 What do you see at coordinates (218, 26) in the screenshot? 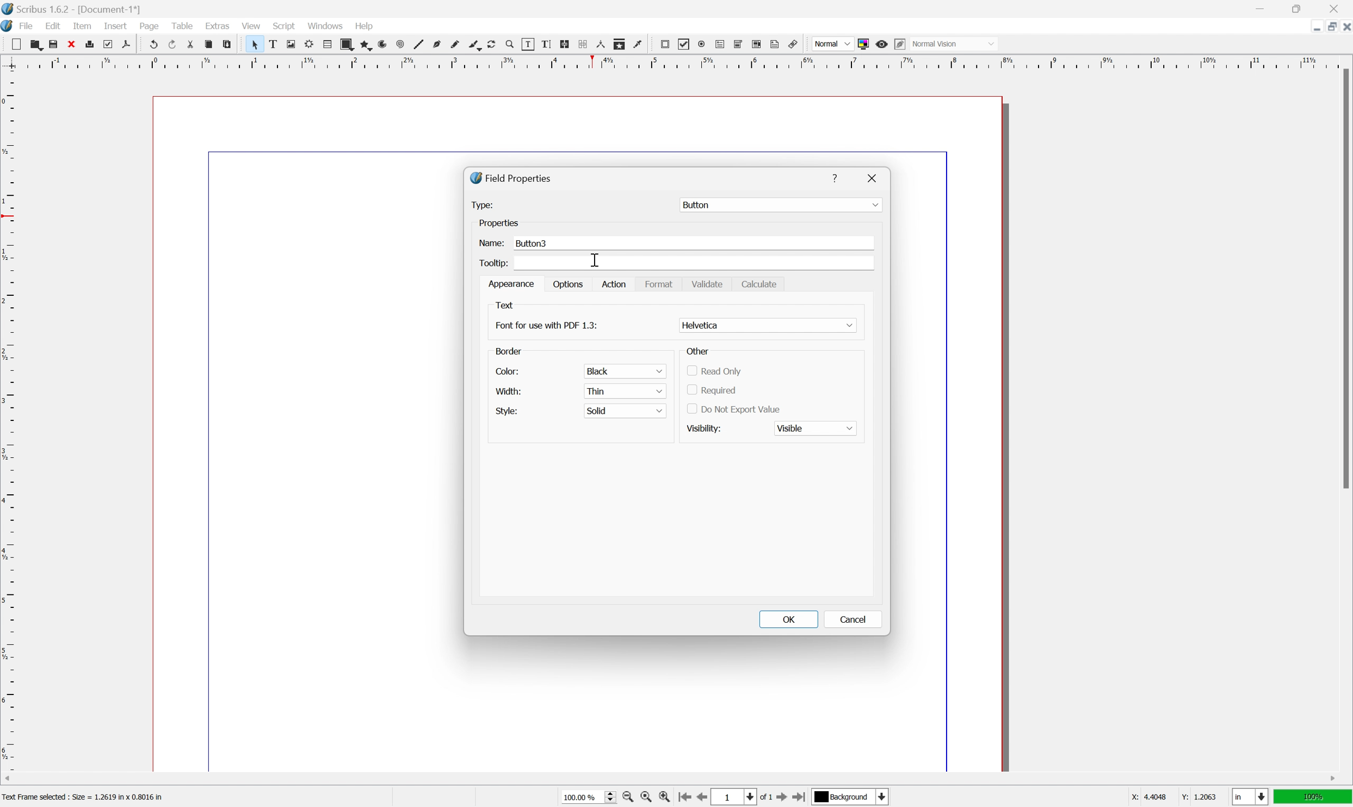
I see `extras` at bounding box center [218, 26].